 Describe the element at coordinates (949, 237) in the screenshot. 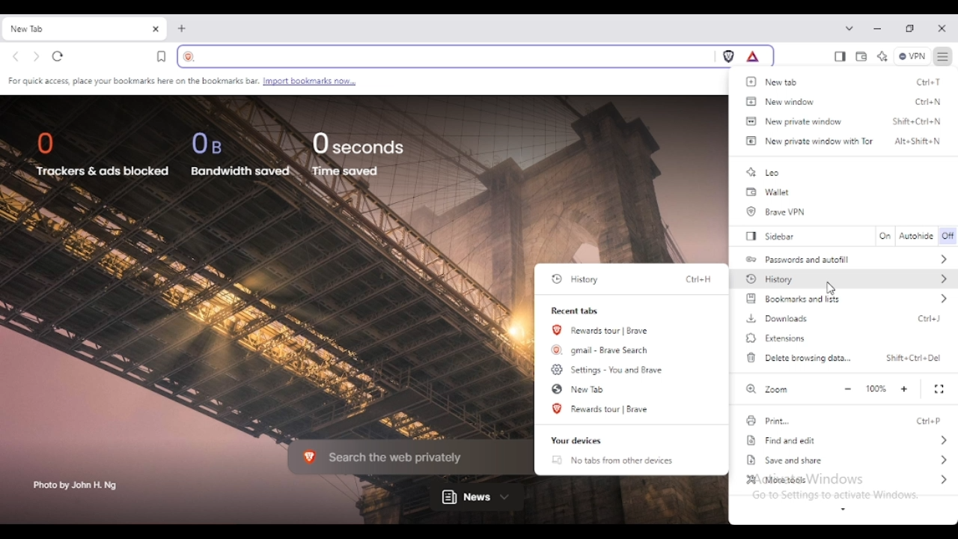

I see `off` at that location.